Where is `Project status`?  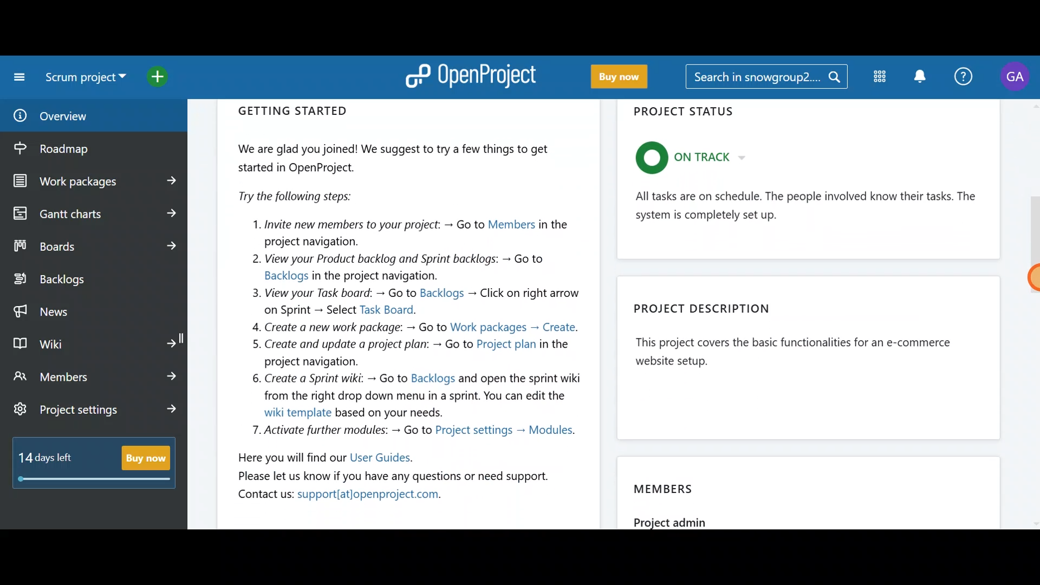 Project status is located at coordinates (810, 183).